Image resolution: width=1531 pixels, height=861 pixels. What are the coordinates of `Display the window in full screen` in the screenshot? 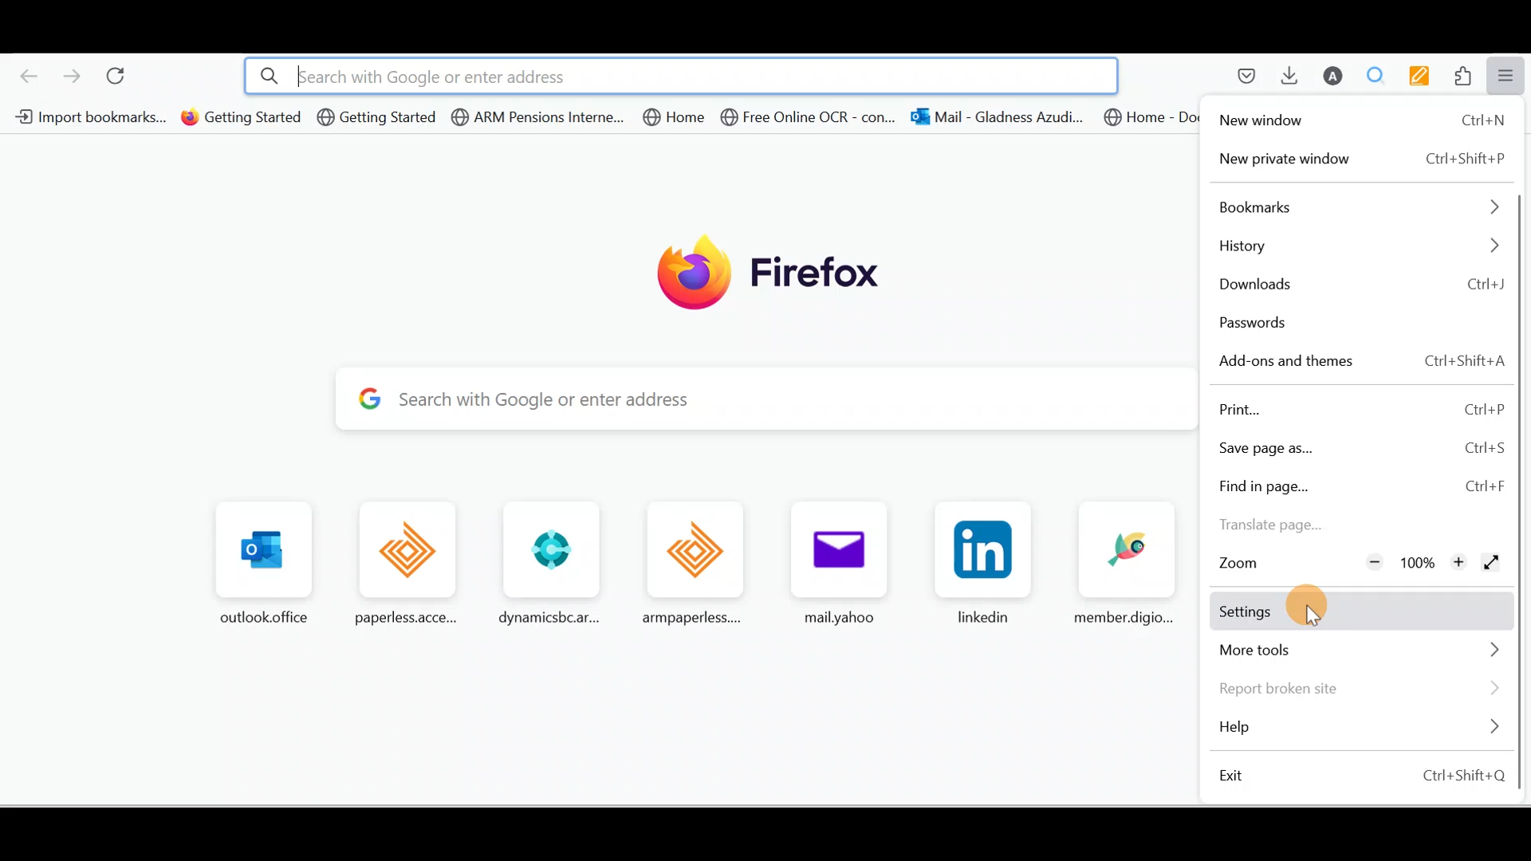 It's located at (1494, 565).